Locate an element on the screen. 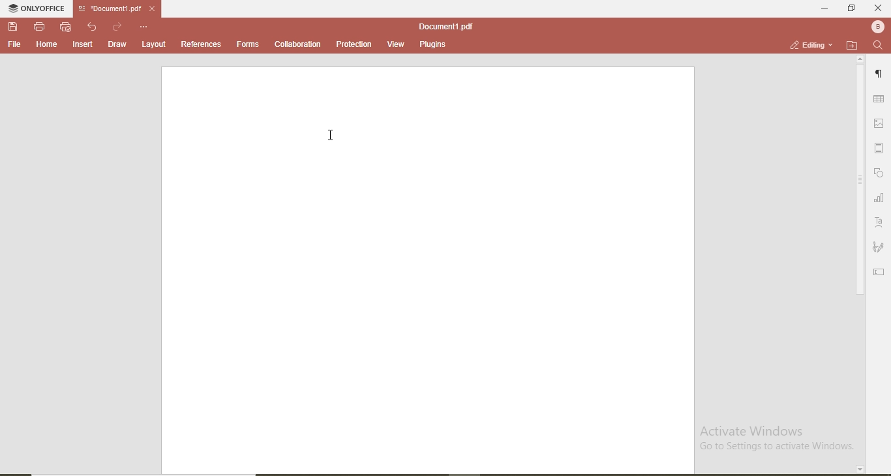 This screenshot has width=891, height=476. open file loaction is located at coordinates (849, 44).